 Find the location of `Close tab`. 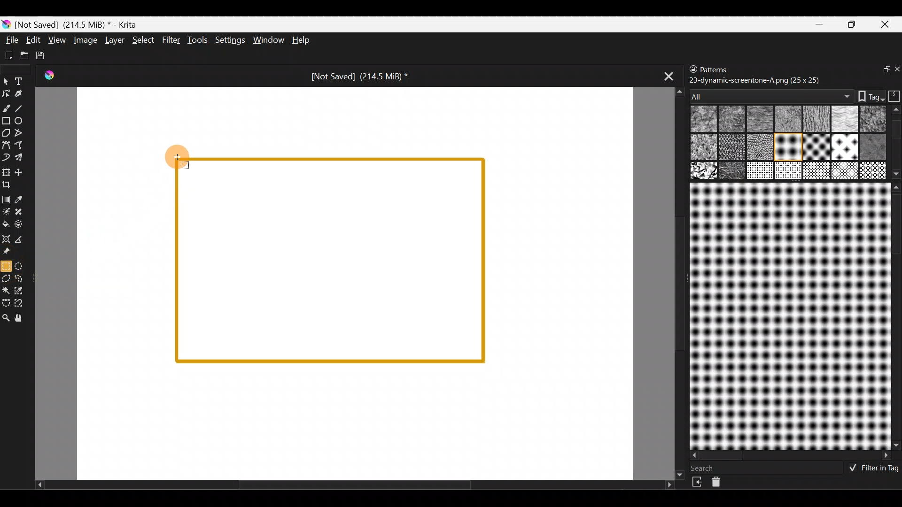

Close tab is located at coordinates (665, 77).